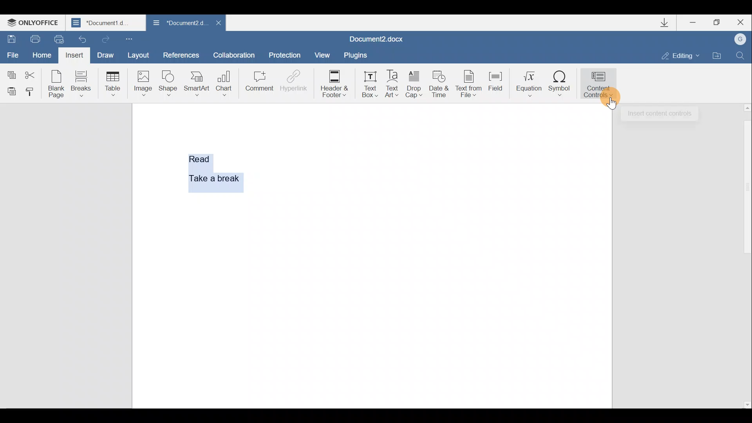 This screenshot has width=752, height=423. What do you see at coordinates (495, 84) in the screenshot?
I see `Field` at bounding box center [495, 84].